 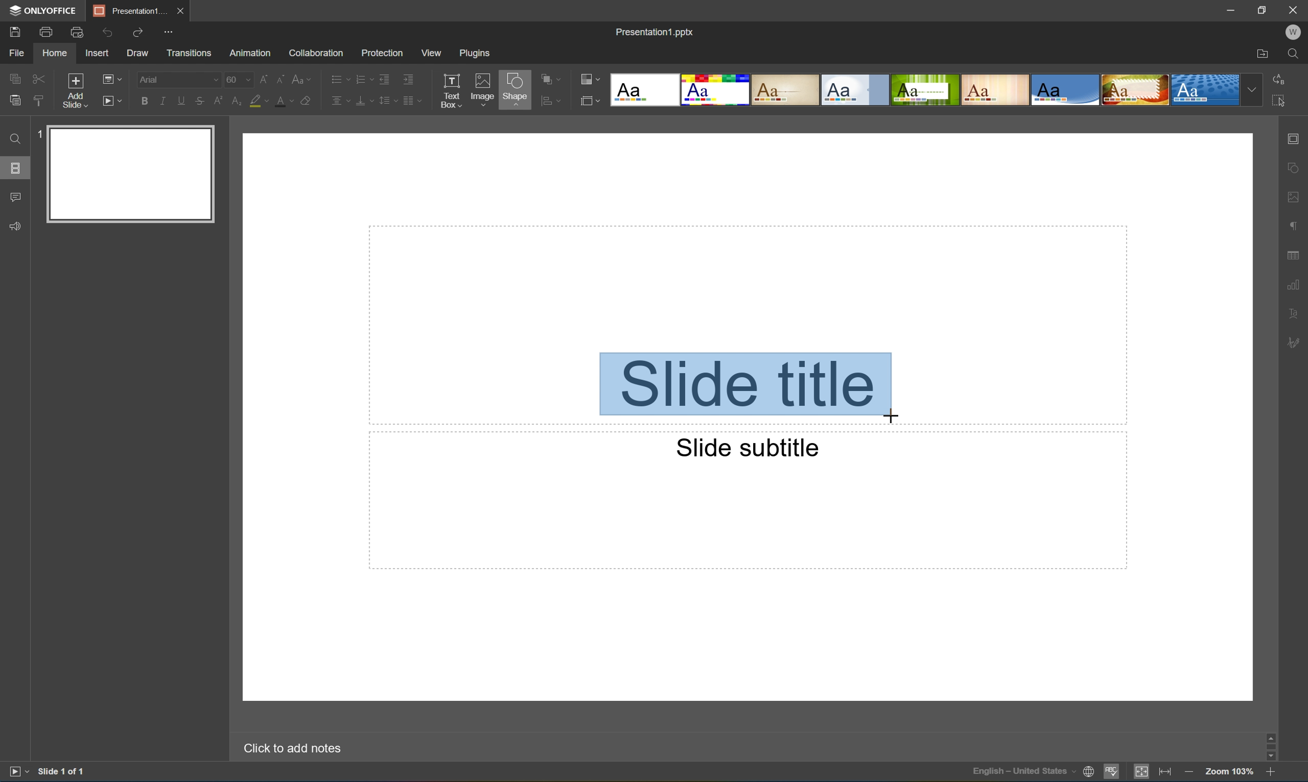 What do you see at coordinates (15, 167) in the screenshot?
I see `Slides` at bounding box center [15, 167].